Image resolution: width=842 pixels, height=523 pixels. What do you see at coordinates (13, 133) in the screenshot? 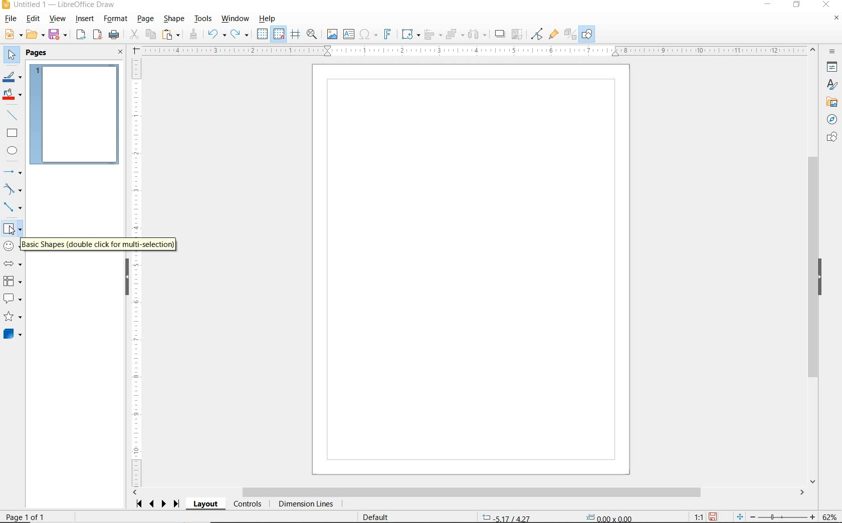
I see `RECTANGLE` at bounding box center [13, 133].